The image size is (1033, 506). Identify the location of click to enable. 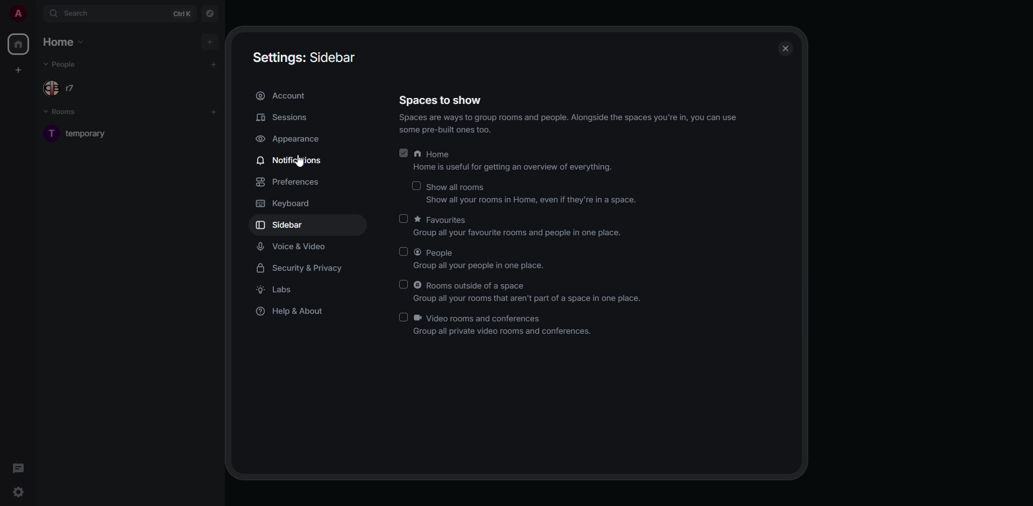
(402, 219).